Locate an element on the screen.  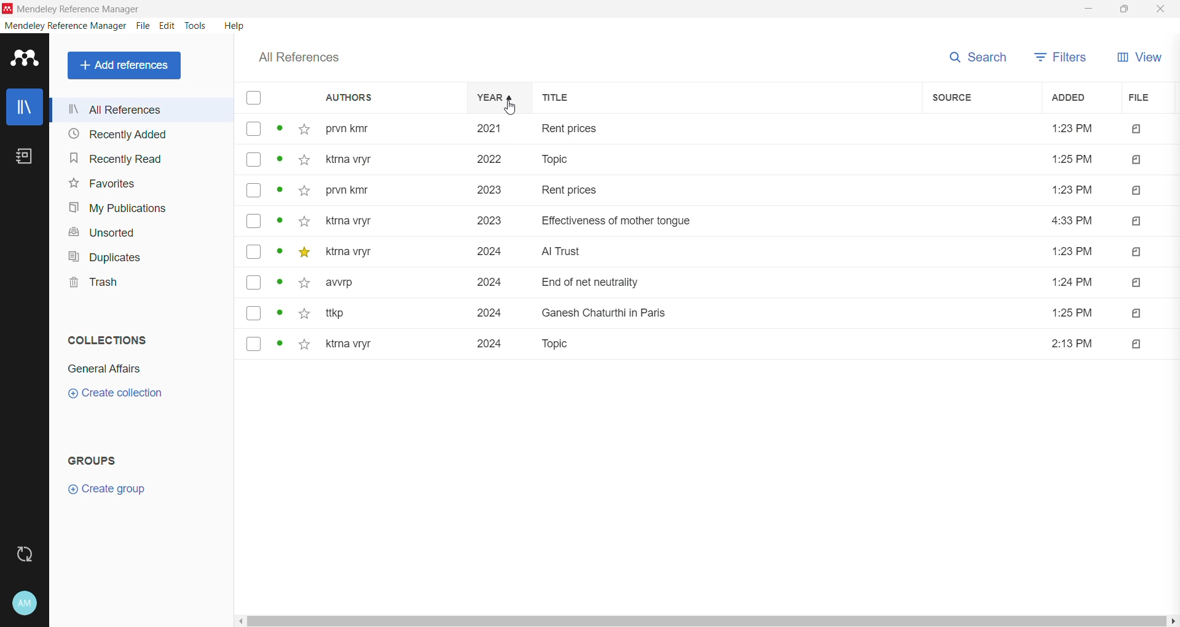
Horizontal Scroll Bar is located at coordinates (707, 621).